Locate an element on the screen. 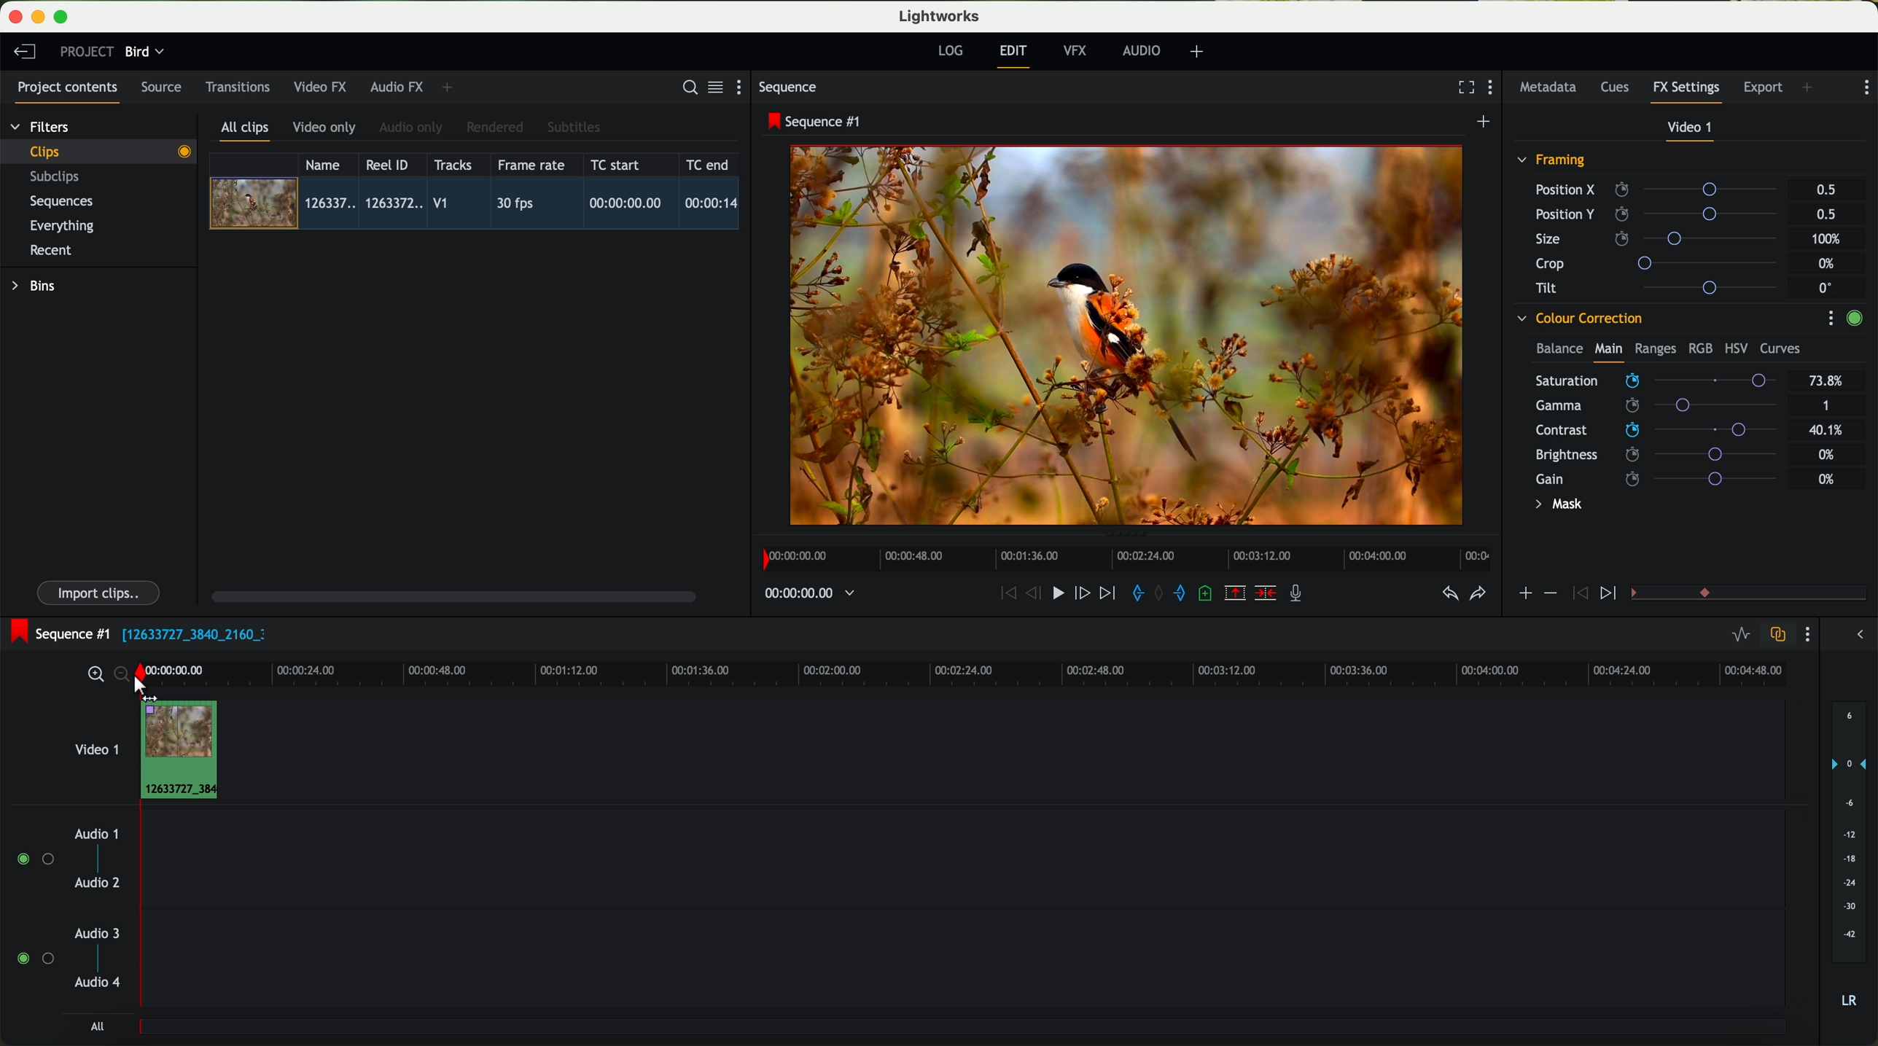  audio only is located at coordinates (412, 128).